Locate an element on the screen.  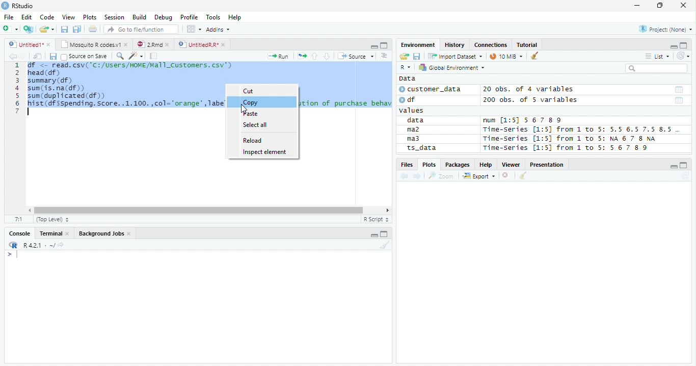
Clean is located at coordinates (385, 246).